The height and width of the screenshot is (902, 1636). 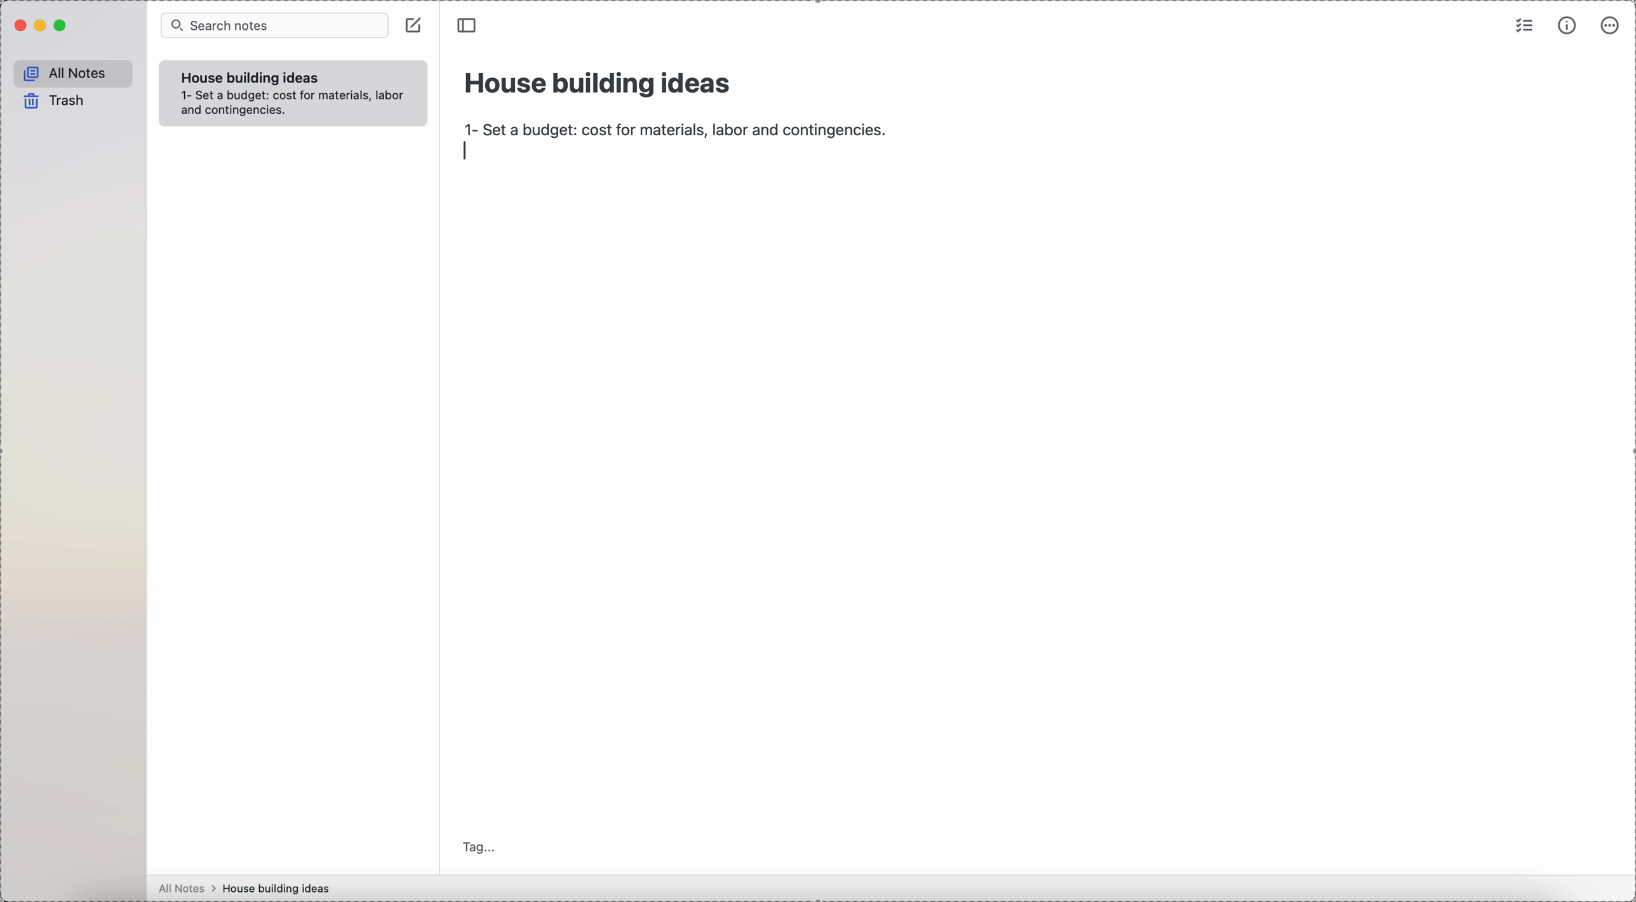 What do you see at coordinates (251, 79) in the screenshot?
I see `house building ideas` at bounding box center [251, 79].